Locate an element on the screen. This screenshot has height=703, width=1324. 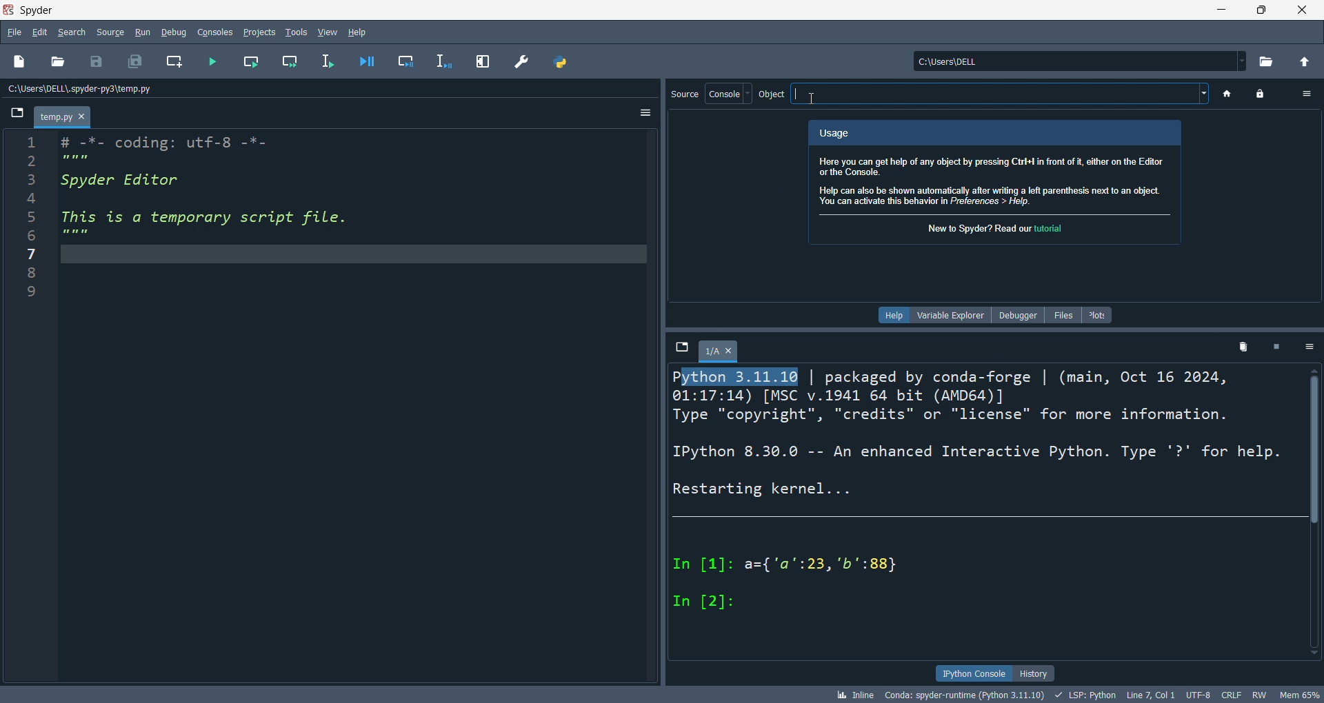
conda: spyder-runtime (Python 3.11.10) is located at coordinates (967, 695).